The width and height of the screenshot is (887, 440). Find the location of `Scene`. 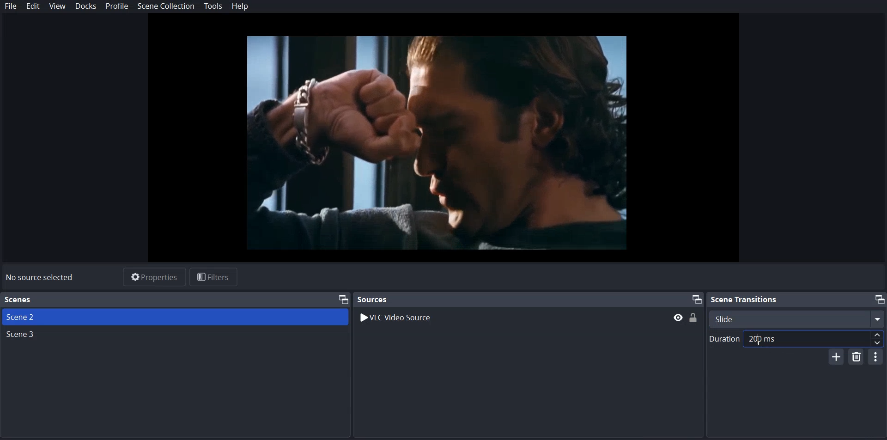

Scene is located at coordinates (23, 335).